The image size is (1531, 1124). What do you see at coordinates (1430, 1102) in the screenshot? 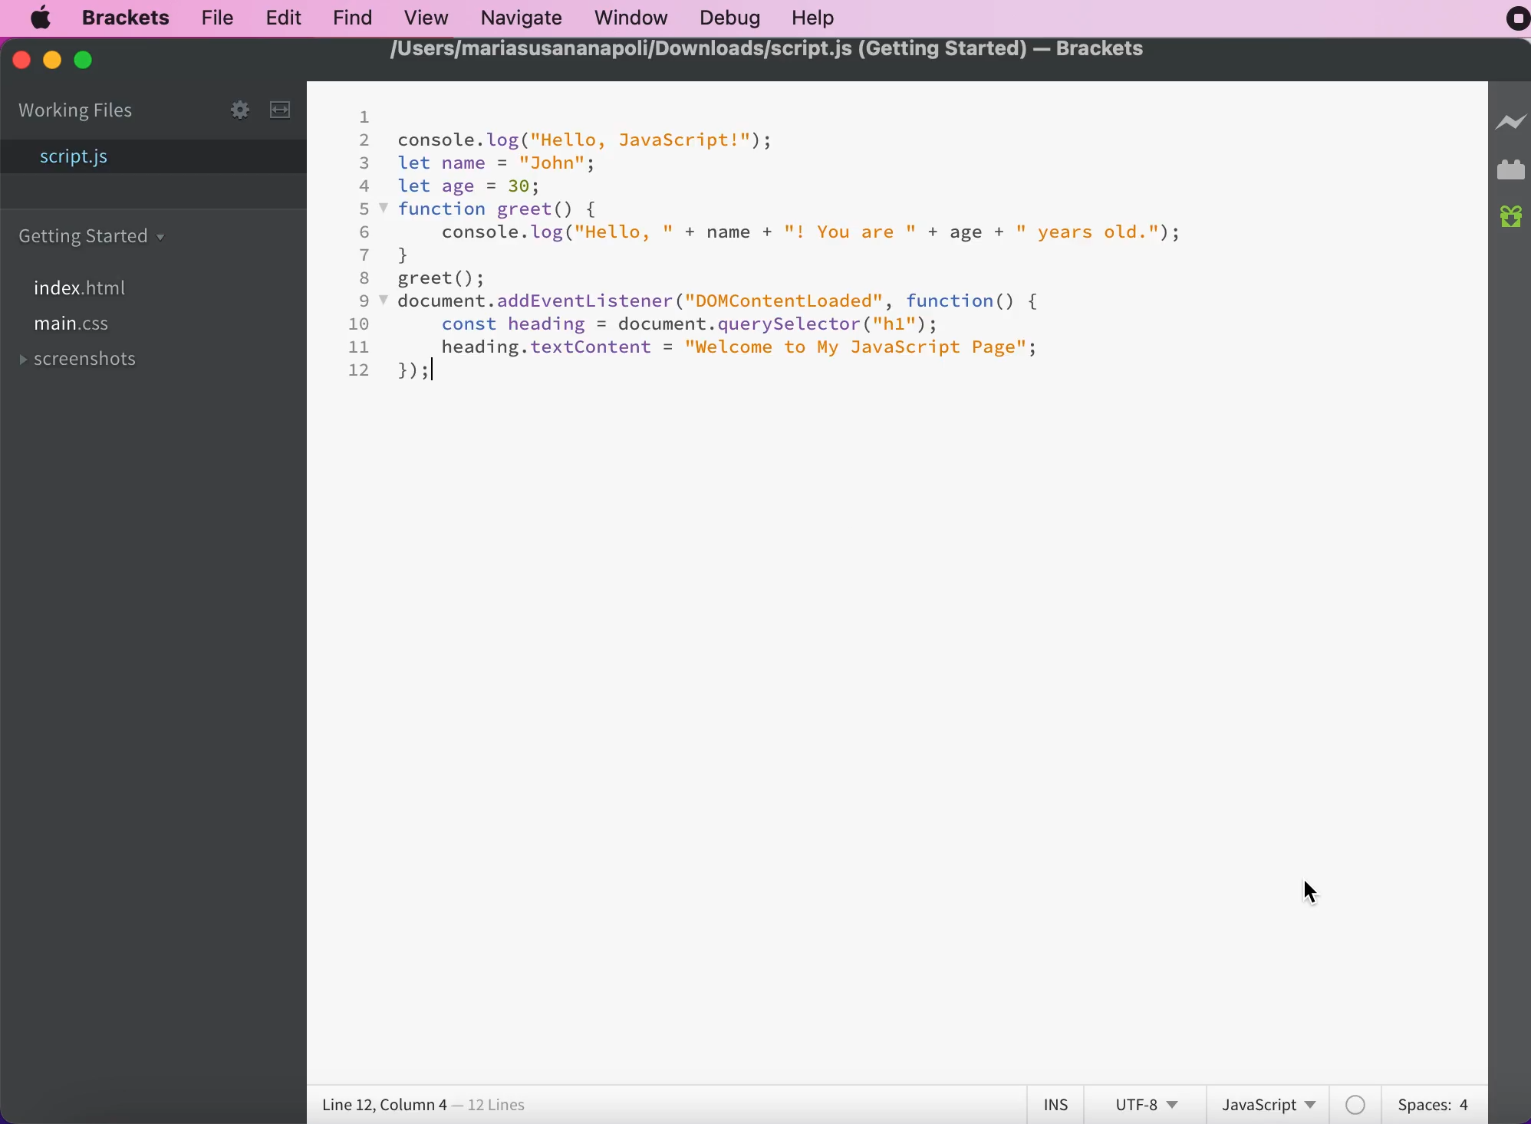
I see `spaces: 4` at bounding box center [1430, 1102].